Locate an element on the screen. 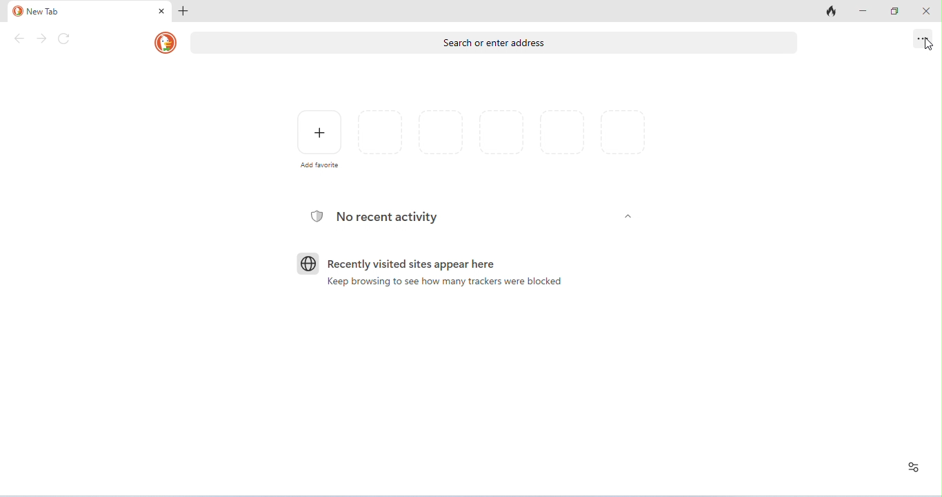 Image resolution: width=942 pixels, height=497 pixels. recent activity and favorites is located at coordinates (912, 468).